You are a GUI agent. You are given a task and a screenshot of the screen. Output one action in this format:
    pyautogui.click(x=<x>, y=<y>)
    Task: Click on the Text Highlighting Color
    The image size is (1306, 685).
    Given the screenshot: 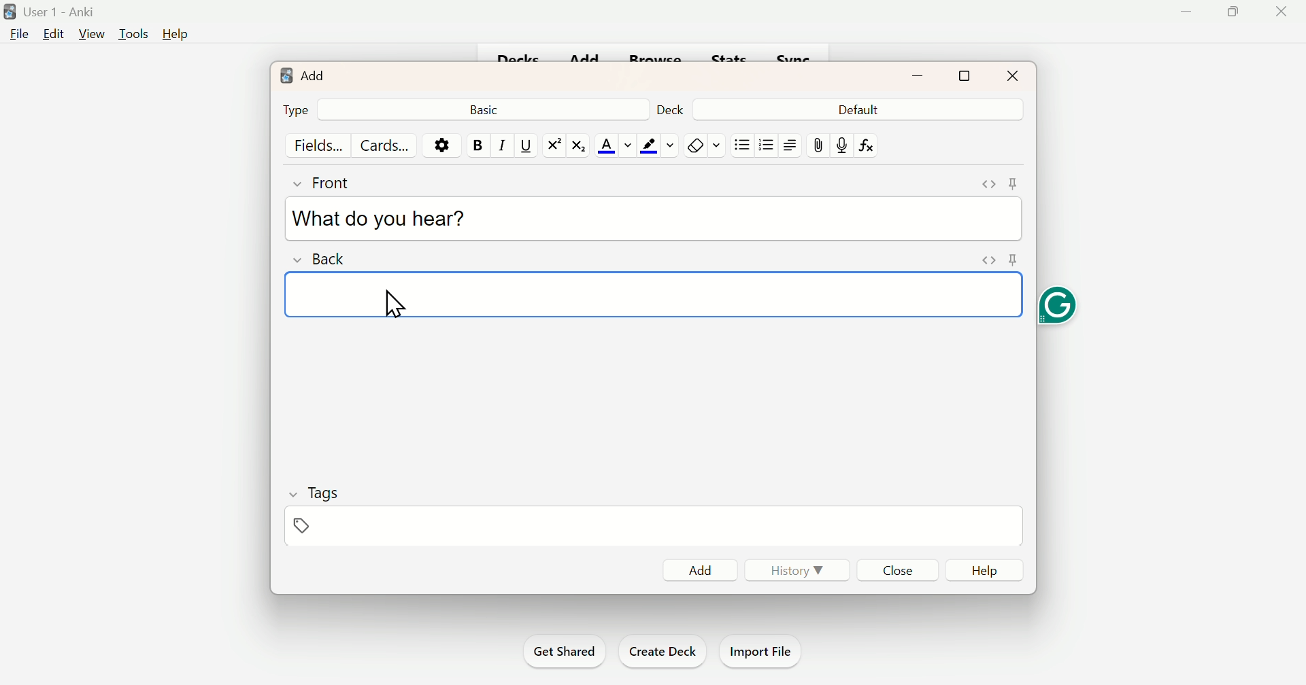 What is the action you would take?
    pyautogui.click(x=658, y=145)
    